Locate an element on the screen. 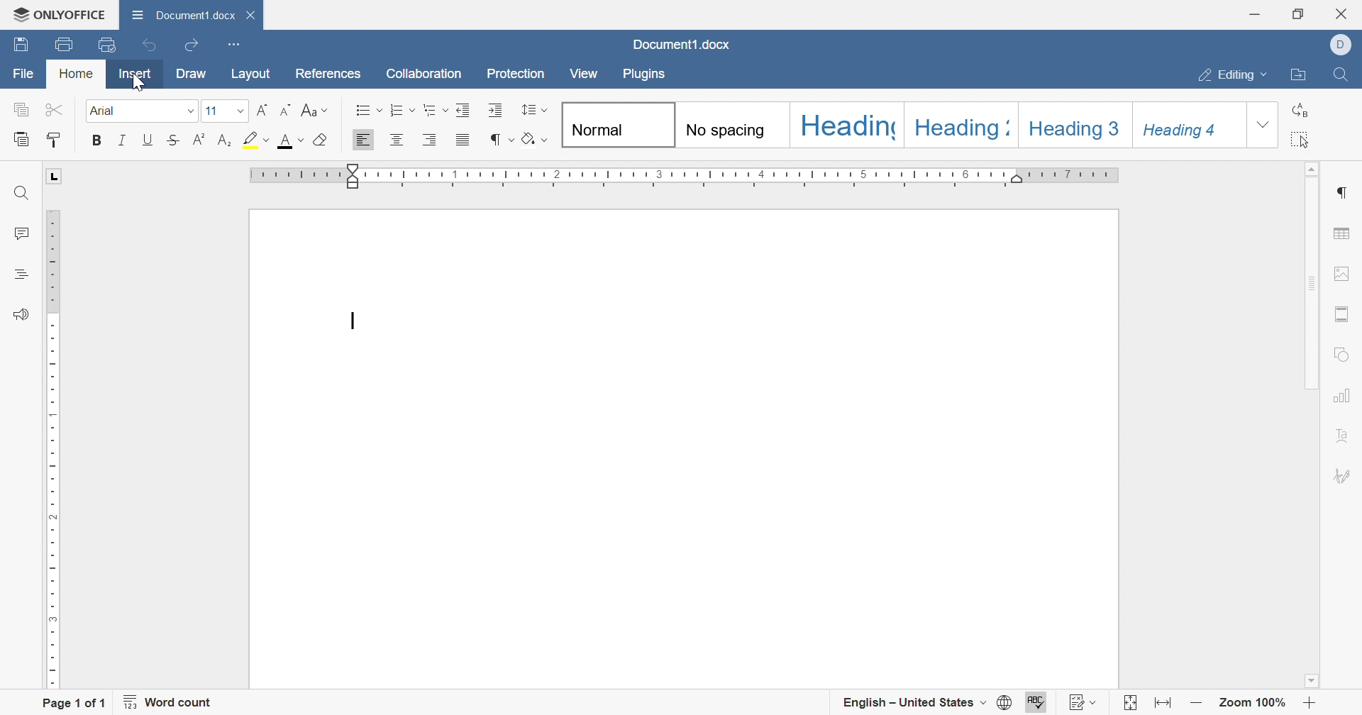 The width and height of the screenshot is (1362, 715). Fit to width is located at coordinates (1161, 704).